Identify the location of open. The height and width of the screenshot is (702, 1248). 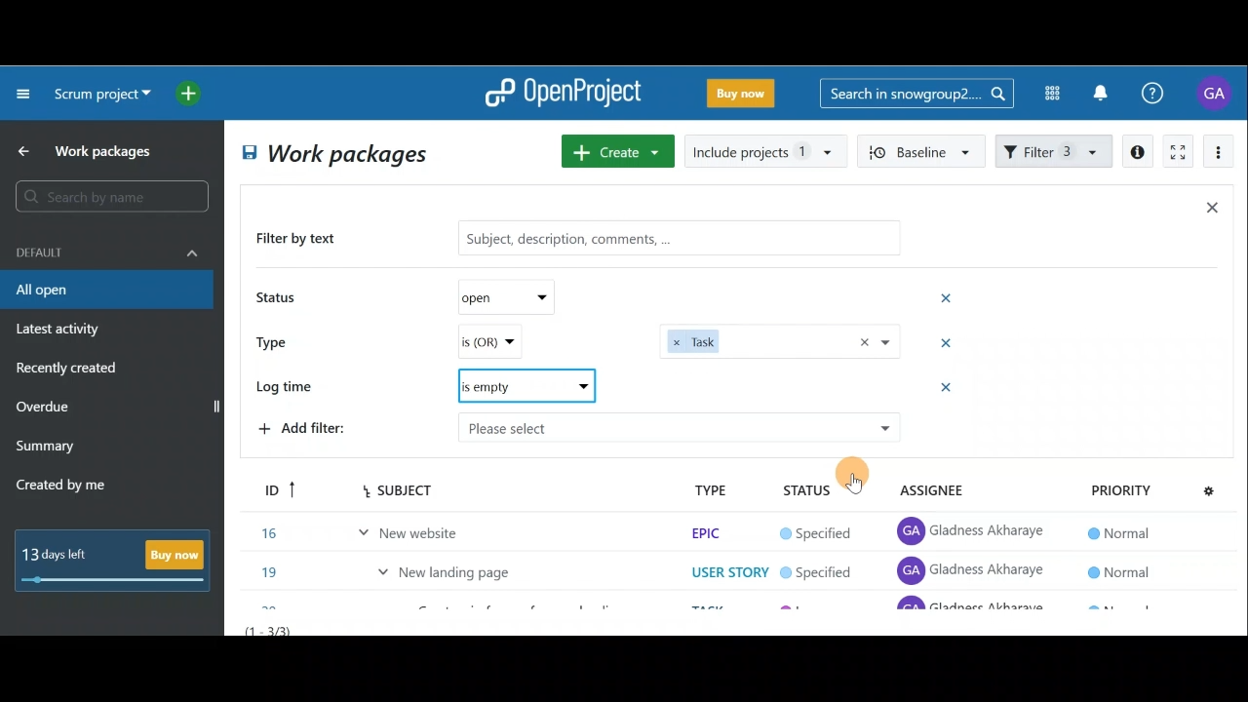
(515, 295).